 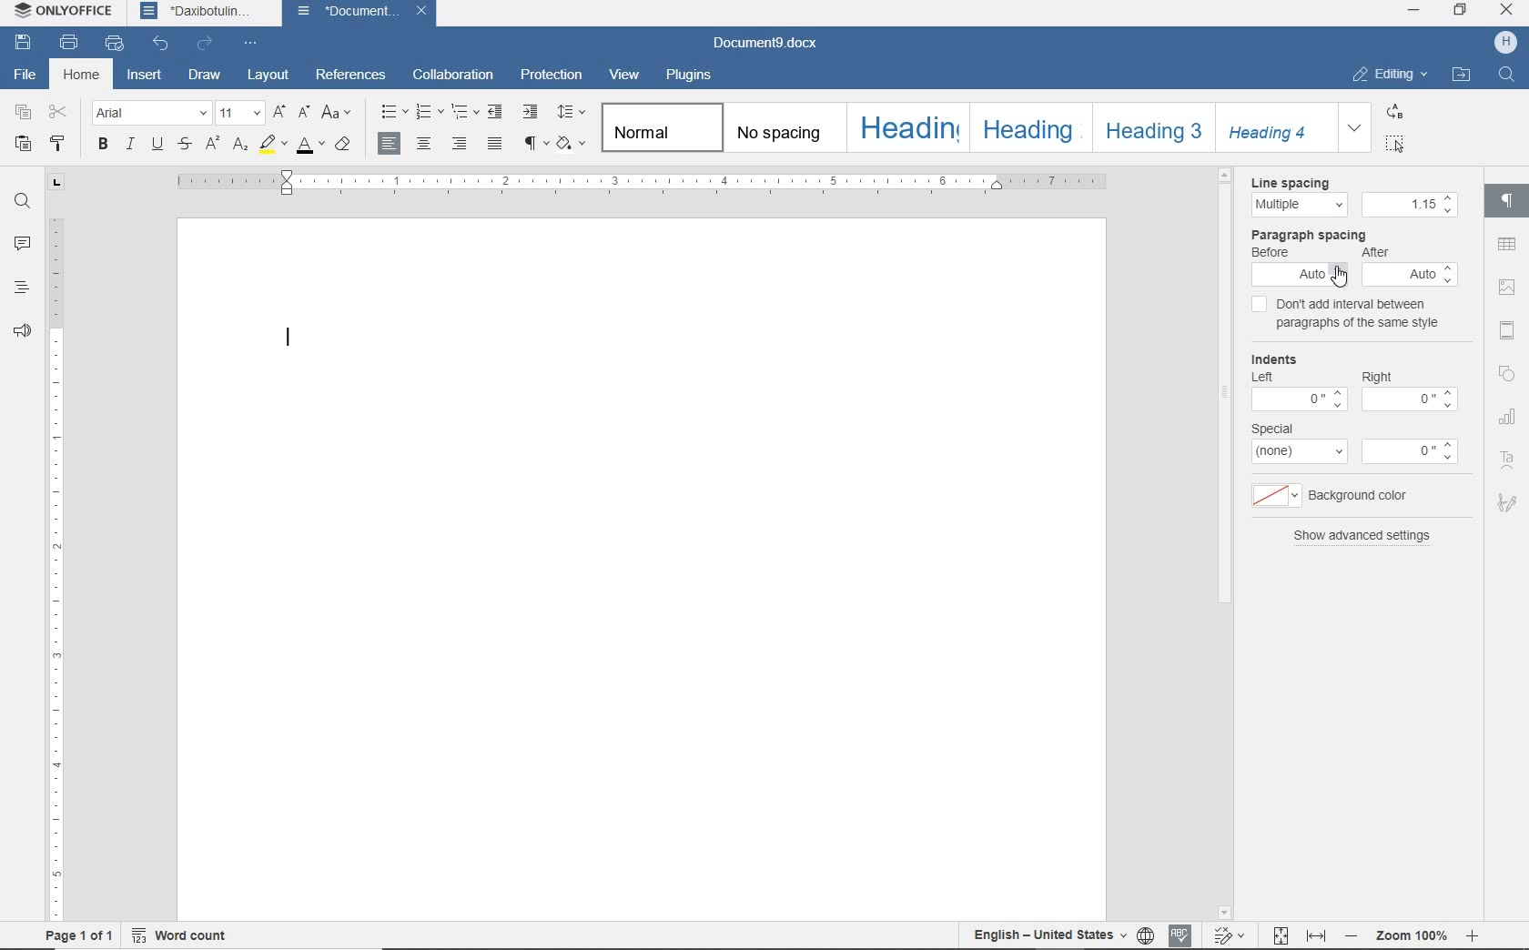 I want to click on copy style, so click(x=61, y=145).